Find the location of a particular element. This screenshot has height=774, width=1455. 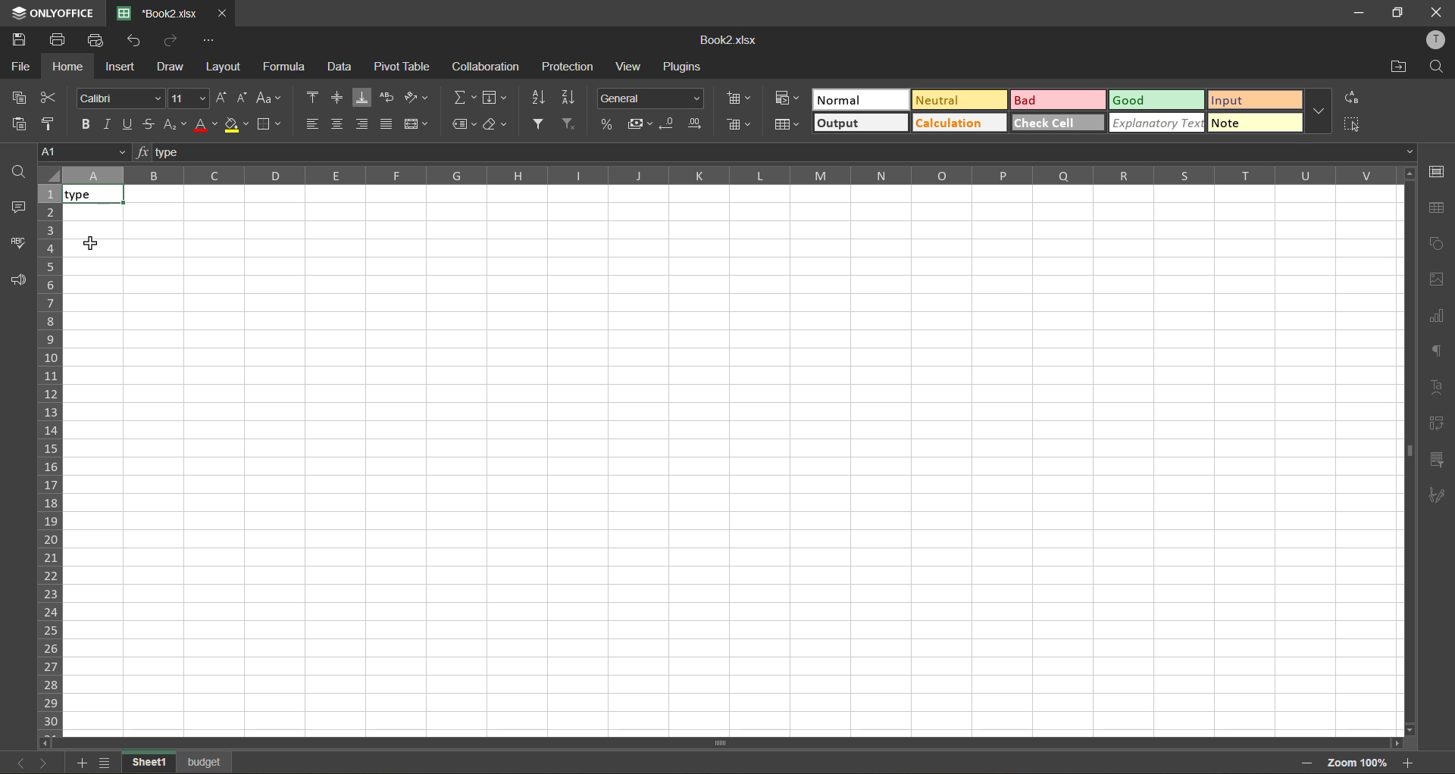

font color is located at coordinates (205, 125).